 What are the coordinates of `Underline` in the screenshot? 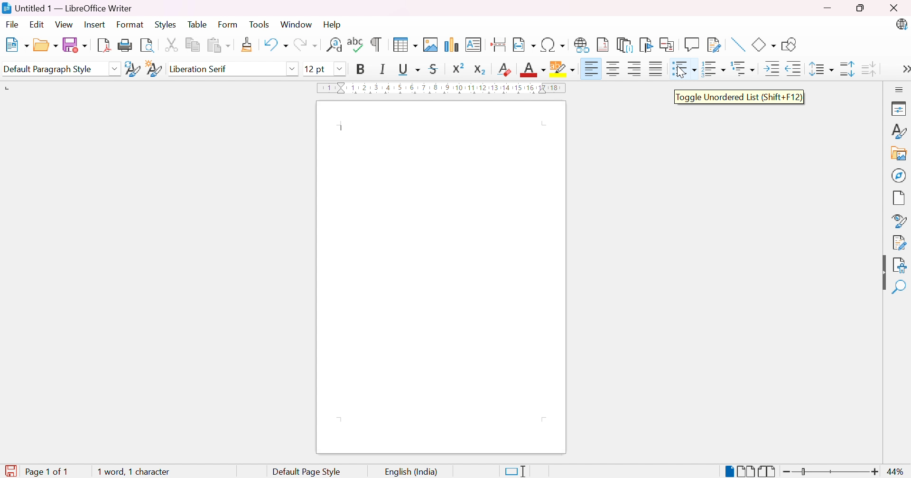 It's located at (410, 69).